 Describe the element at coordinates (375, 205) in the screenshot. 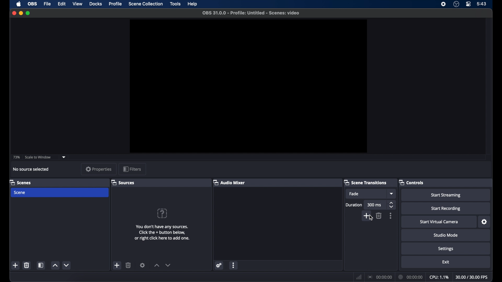

I see `300 ms` at that location.